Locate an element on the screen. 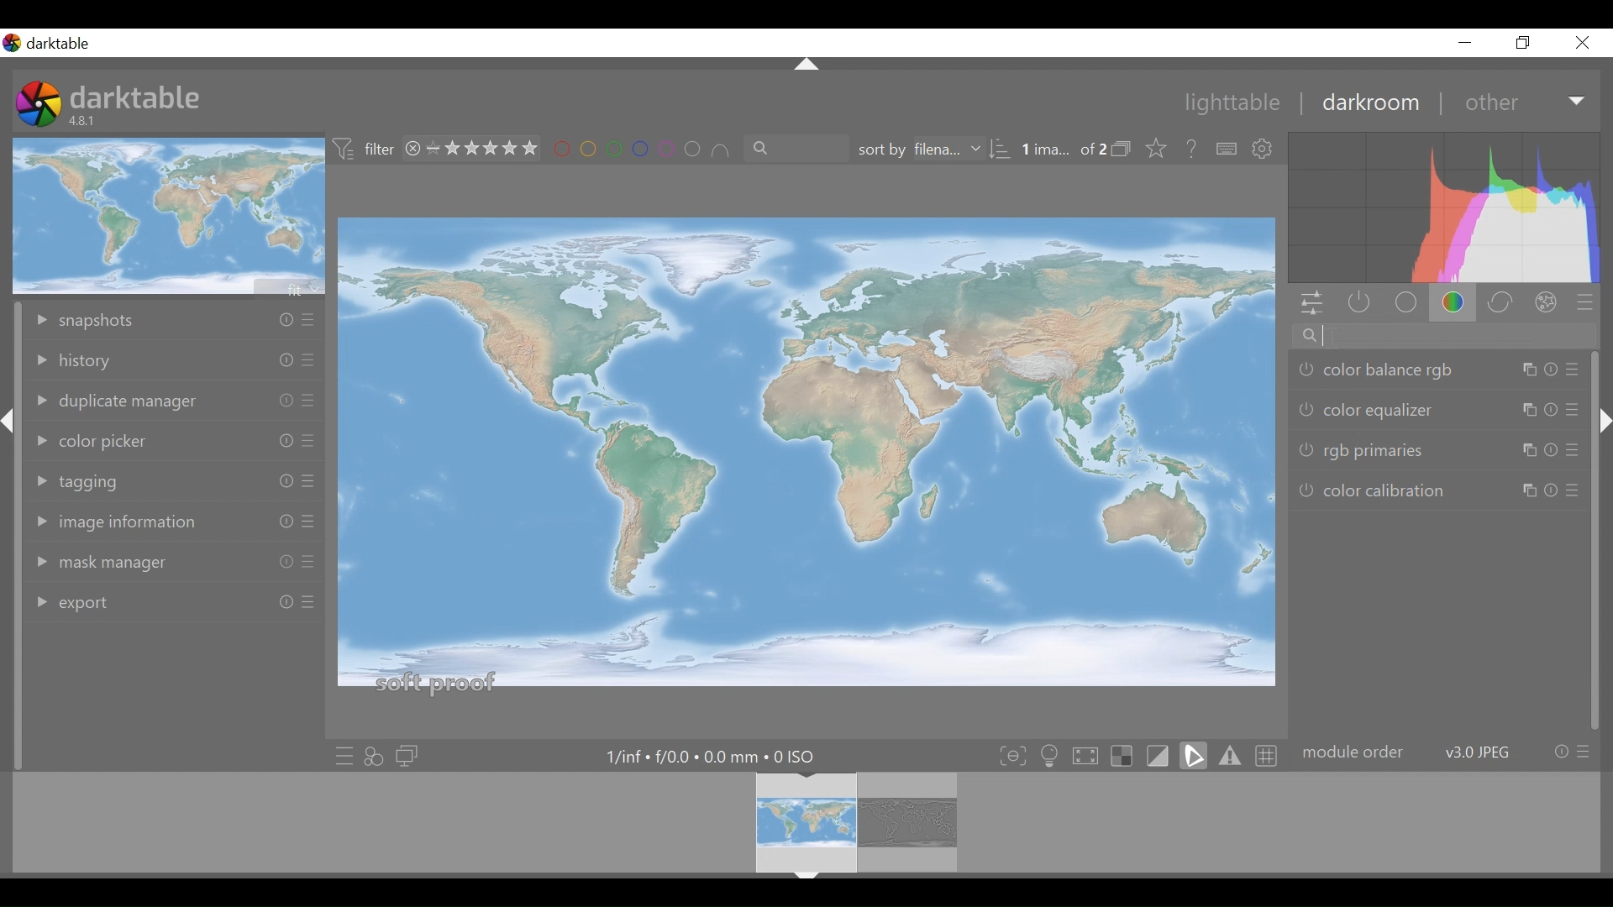  quick access for applying any styles is located at coordinates (375, 757).